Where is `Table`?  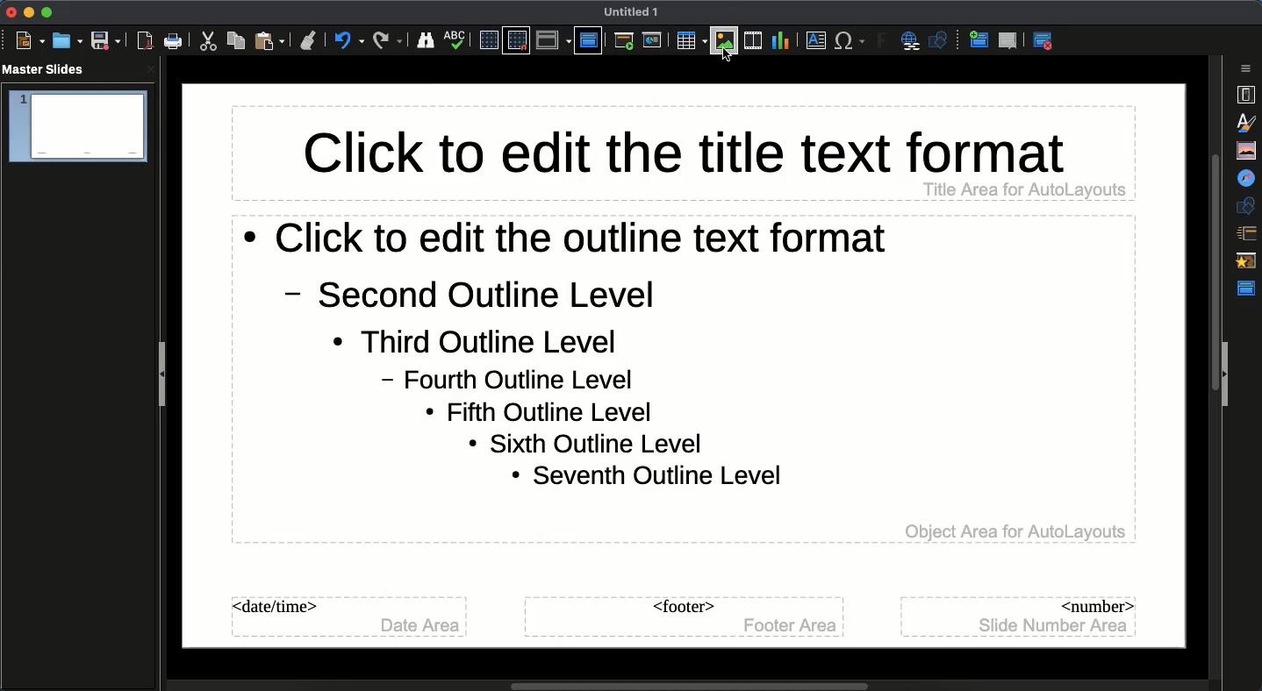
Table is located at coordinates (690, 40).